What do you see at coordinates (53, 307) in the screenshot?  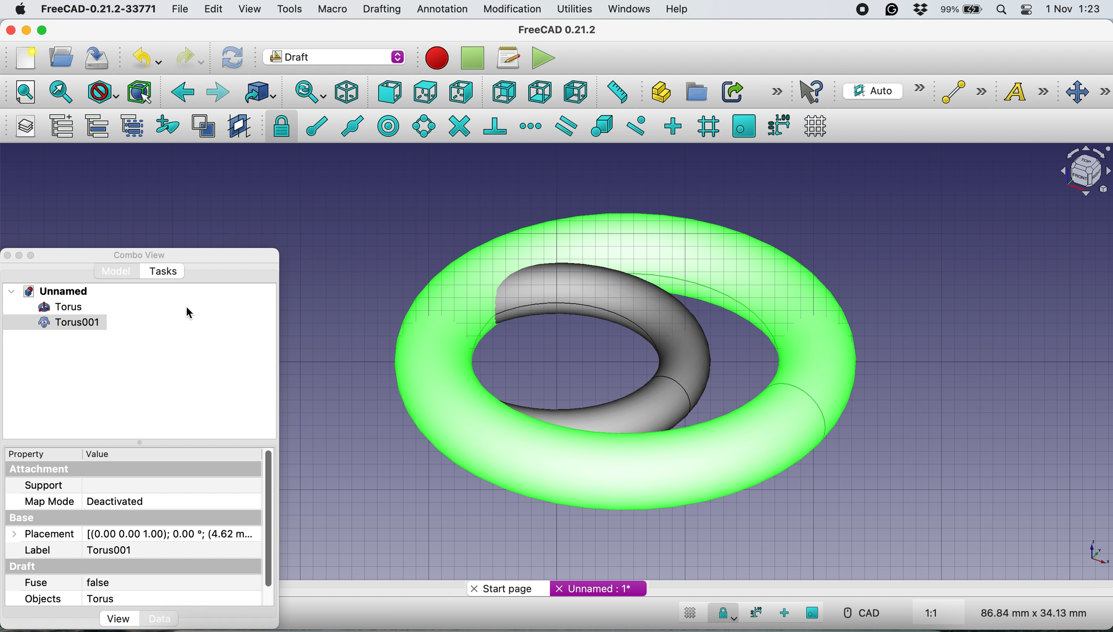 I see `Torus` at bounding box center [53, 307].